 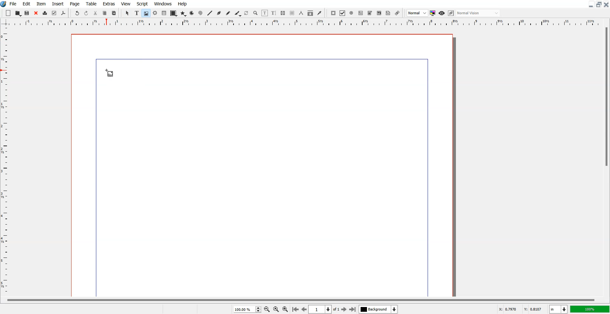 I want to click on Unlink Text frame, so click(x=292, y=13).